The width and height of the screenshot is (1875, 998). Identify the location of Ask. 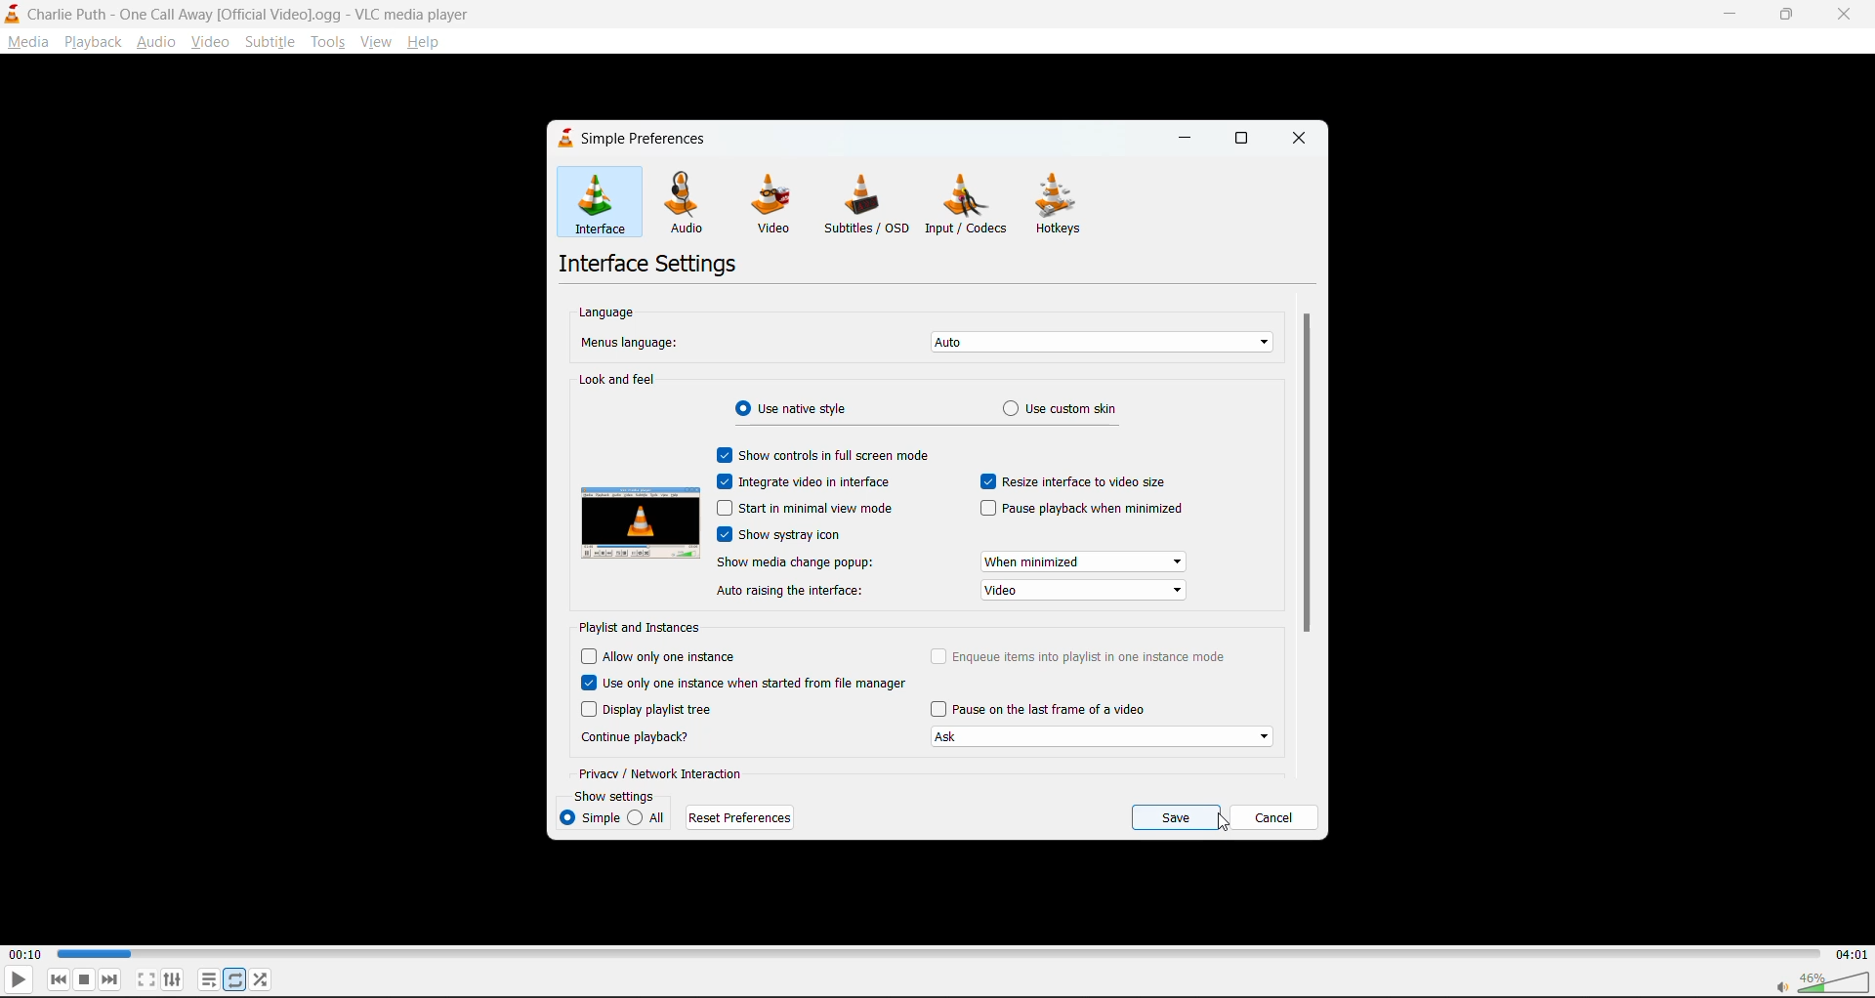
(1104, 737).